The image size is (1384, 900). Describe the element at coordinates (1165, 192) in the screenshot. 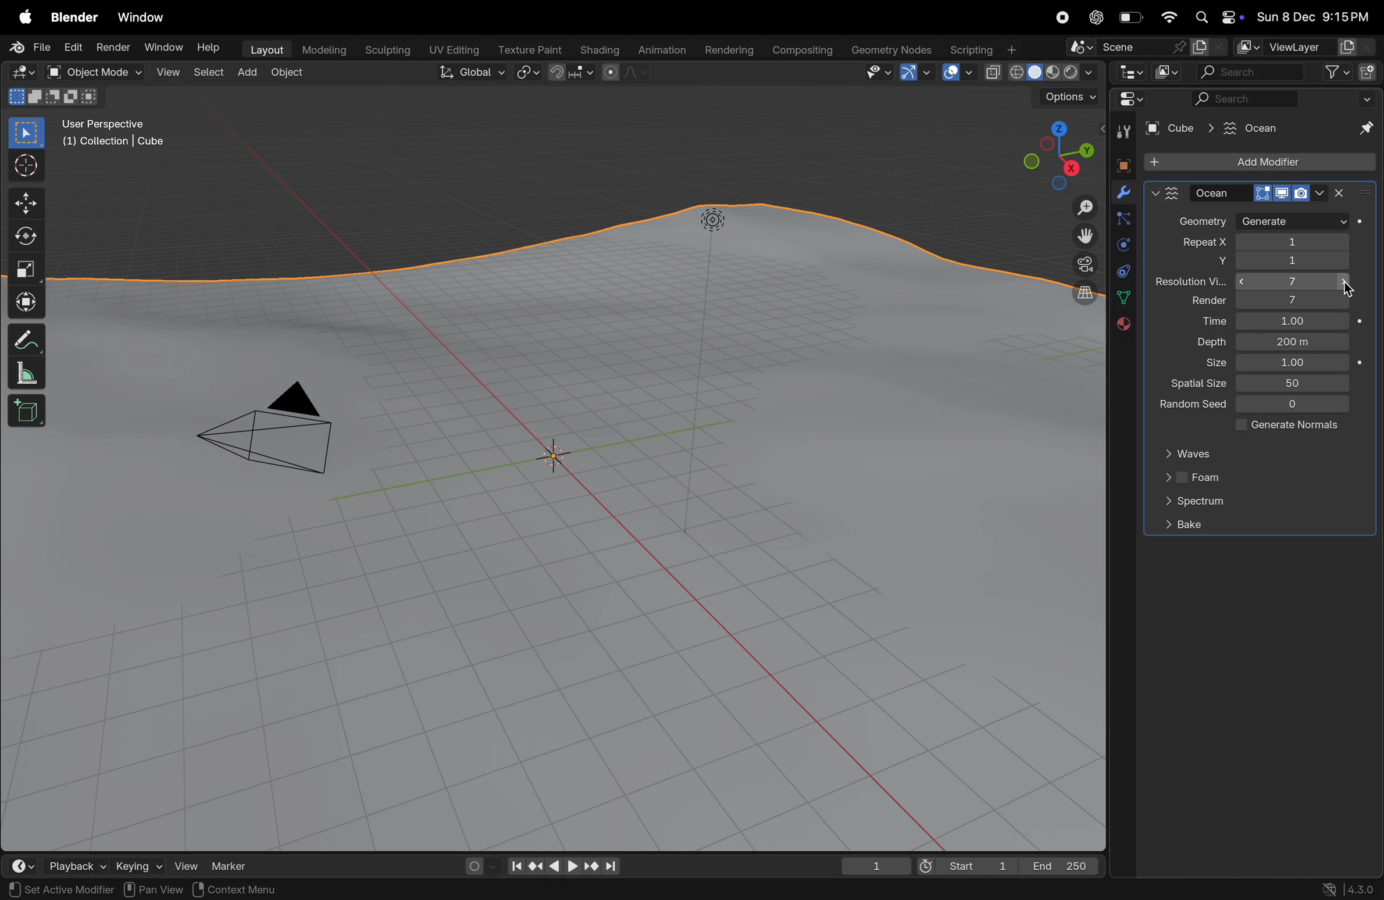

I see `ocean options` at that location.